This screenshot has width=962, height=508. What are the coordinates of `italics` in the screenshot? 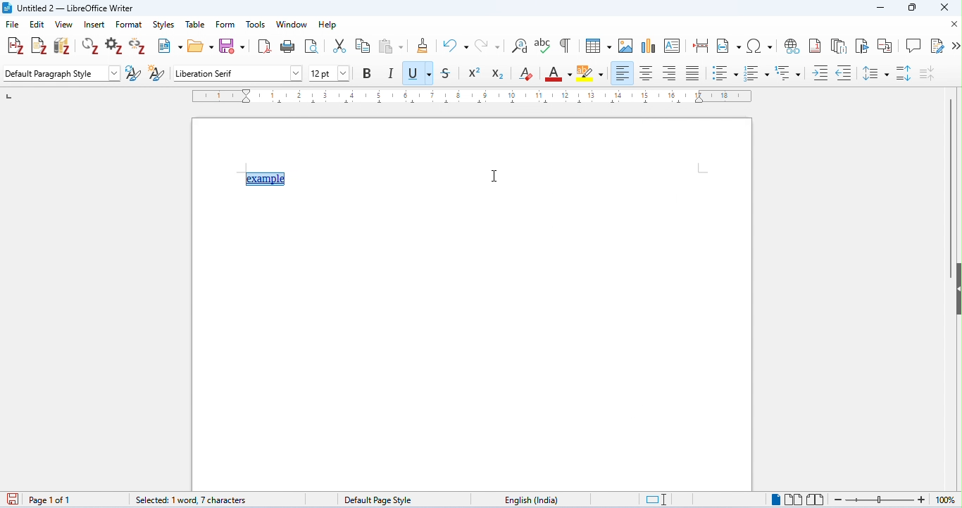 It's located at (392, 73).